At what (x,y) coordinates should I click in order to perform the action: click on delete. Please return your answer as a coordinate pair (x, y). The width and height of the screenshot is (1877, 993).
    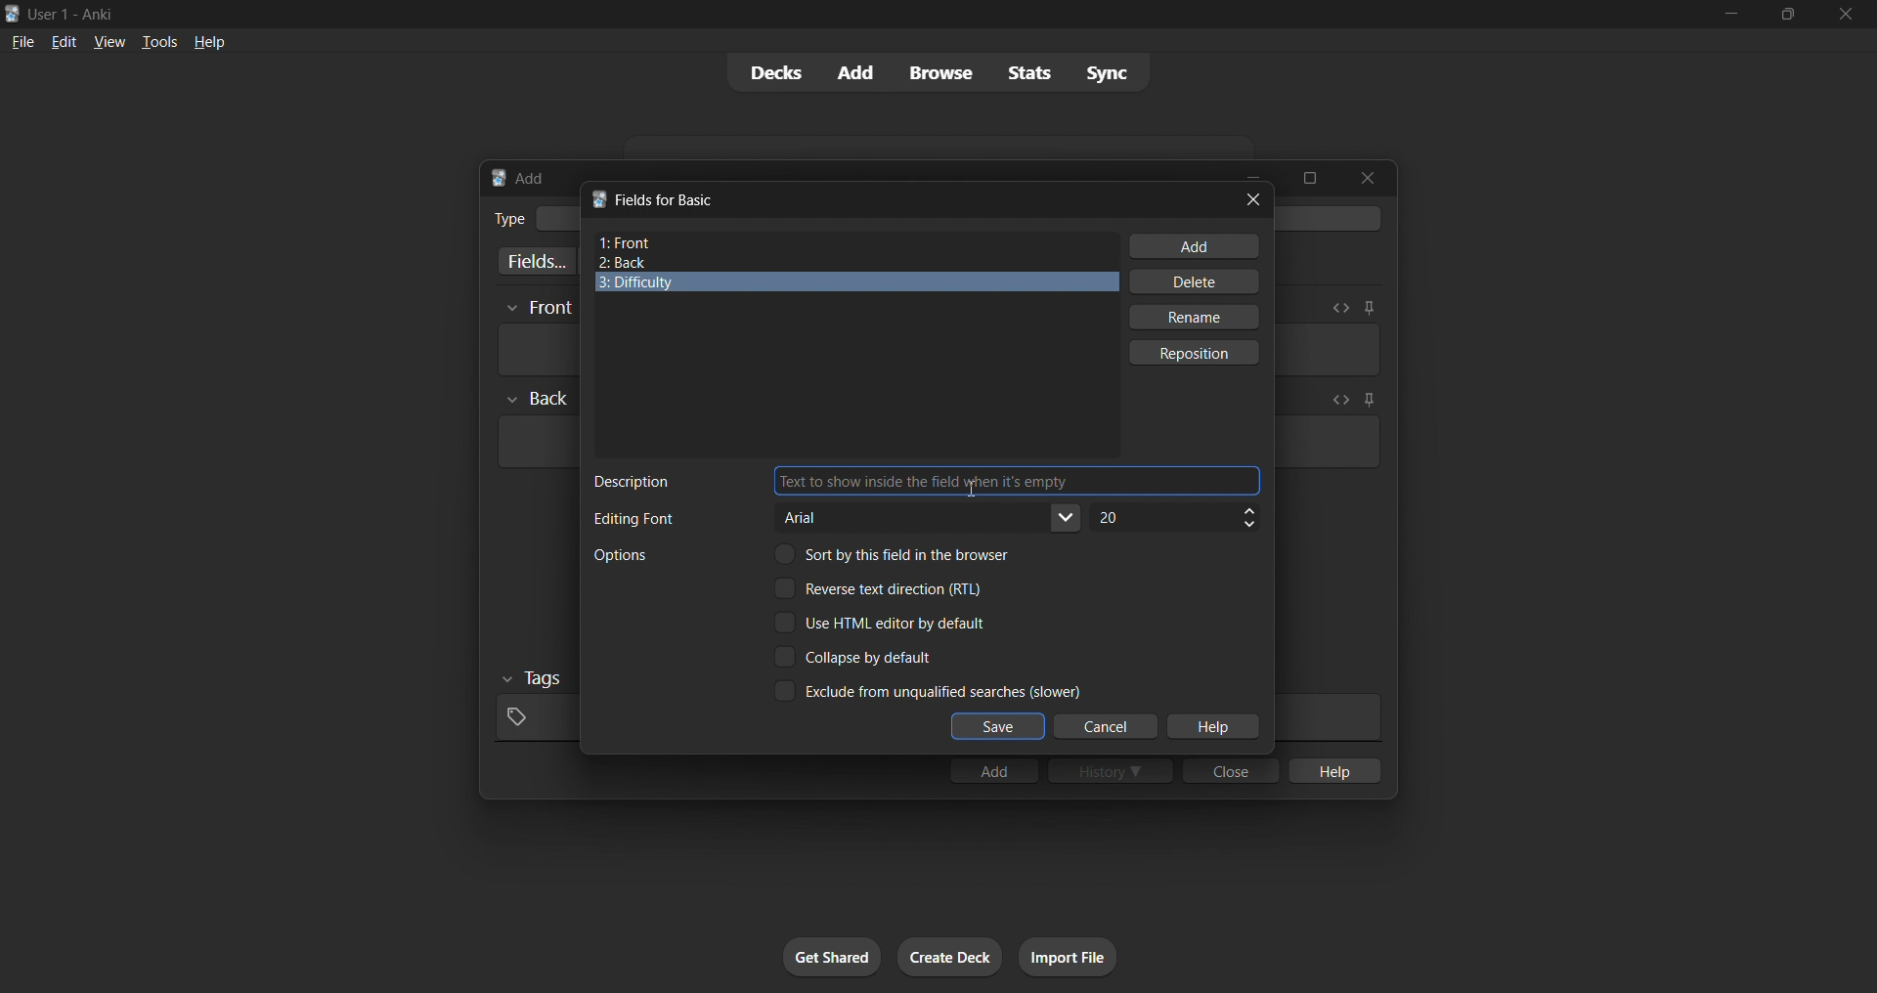
    Looking at the image, I should click on (1197, 281).